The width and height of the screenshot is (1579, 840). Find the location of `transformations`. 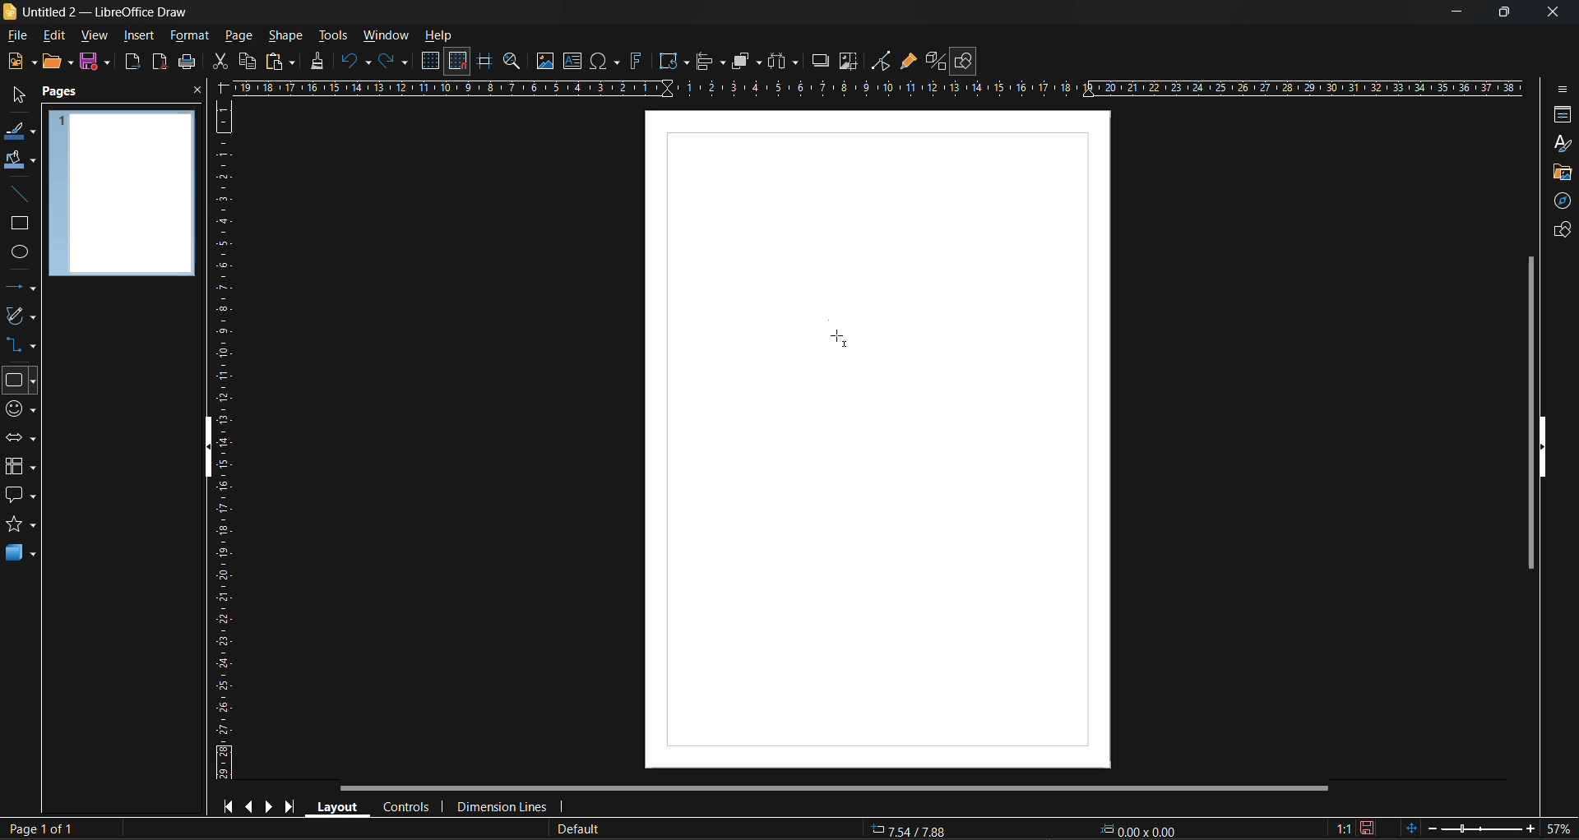

transformations is located at coordinates (674, 62).